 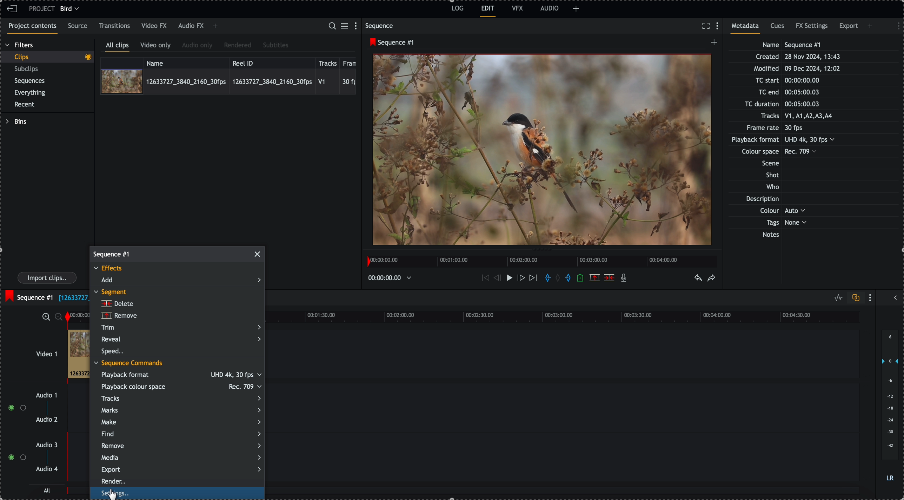 I want to click on metadata, so click(x=747, y=28).